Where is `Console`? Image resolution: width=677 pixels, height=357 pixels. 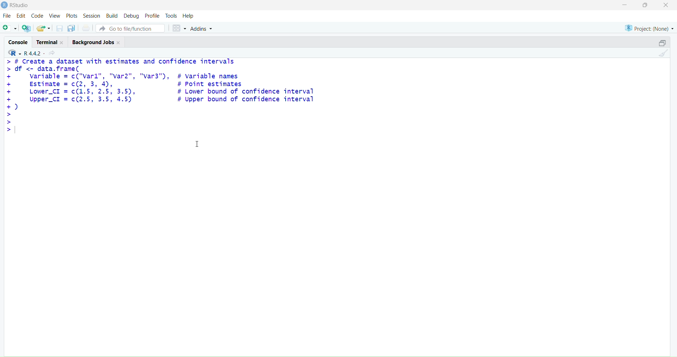 Console is located at coordinates (18, 42).